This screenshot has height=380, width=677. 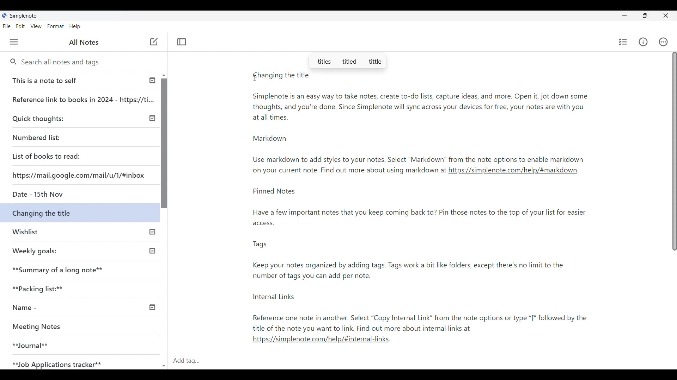 I want to click on Journal, so click(x=31, y=345).